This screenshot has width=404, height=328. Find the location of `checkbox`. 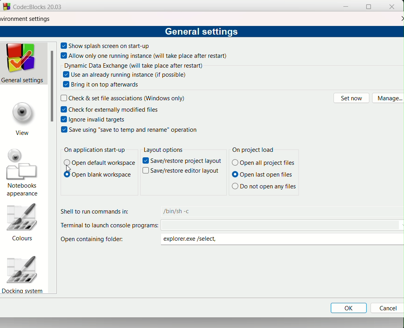

checkbox is located at coordinates (64, 56).